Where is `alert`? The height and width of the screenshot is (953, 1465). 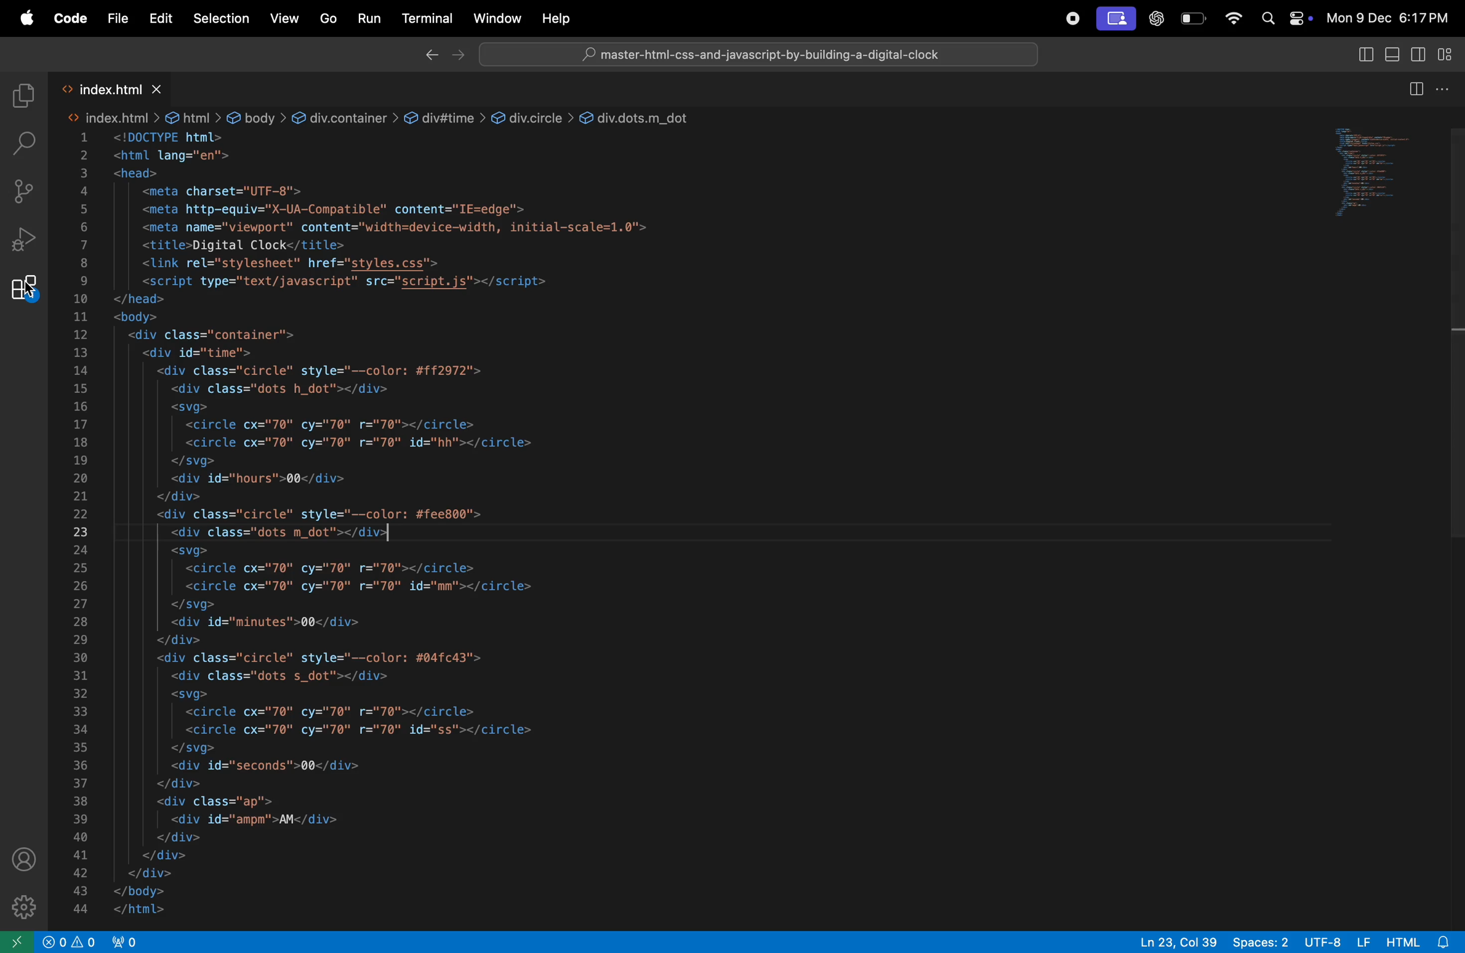 alert is located at coordinates (124, 941).